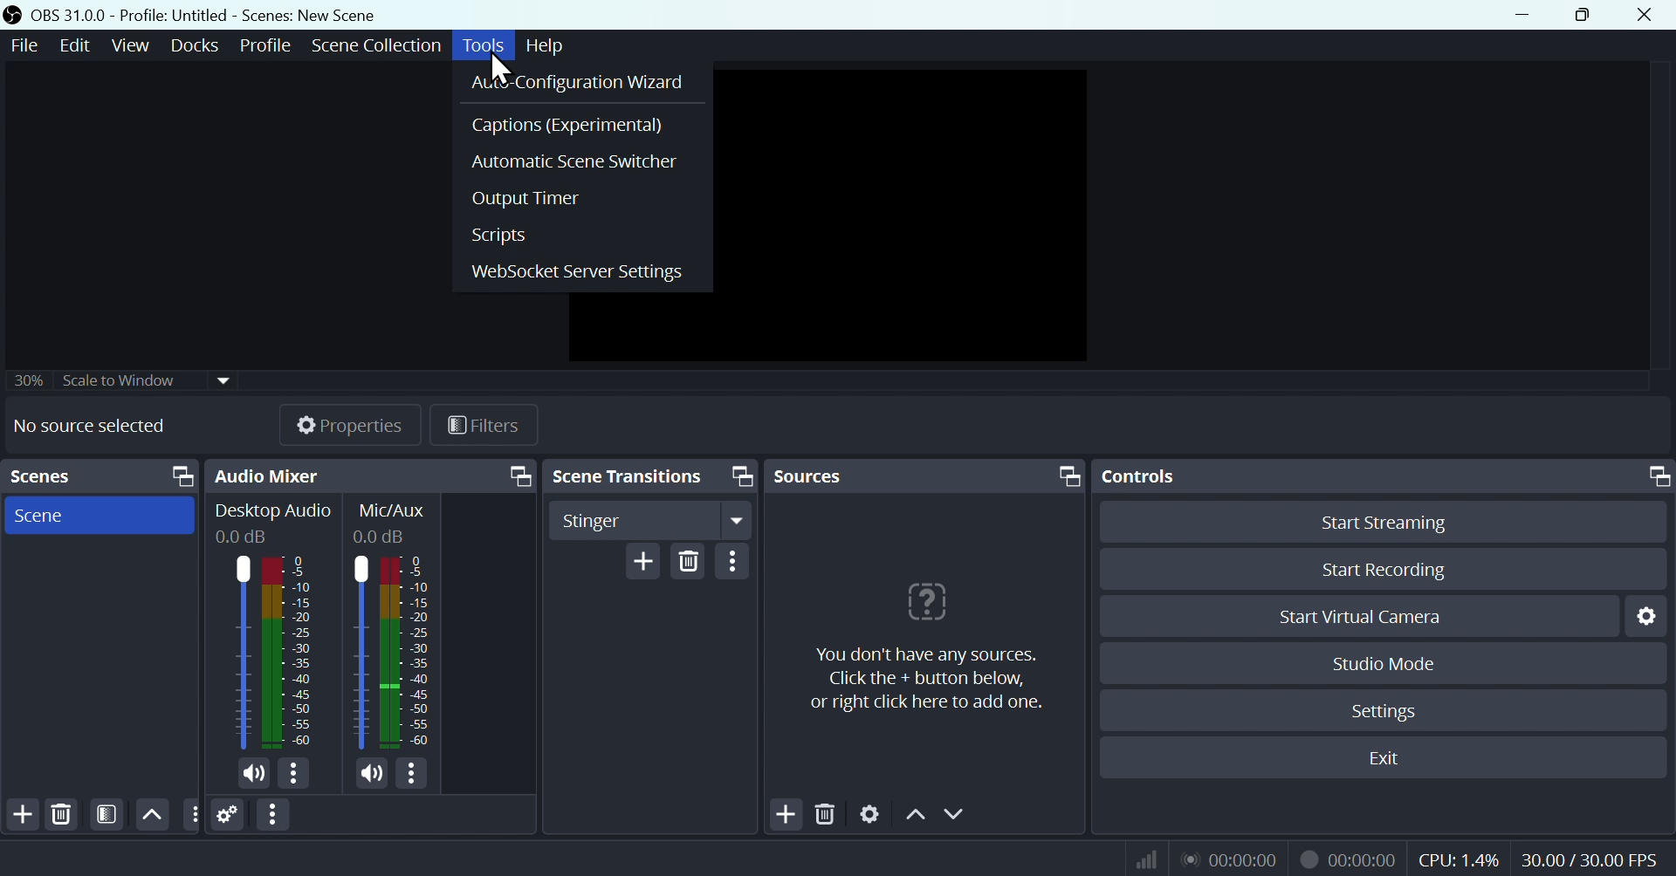  Describe the element at coordinates (581, 195) in the screenshot. I see `Output timer` at that location.